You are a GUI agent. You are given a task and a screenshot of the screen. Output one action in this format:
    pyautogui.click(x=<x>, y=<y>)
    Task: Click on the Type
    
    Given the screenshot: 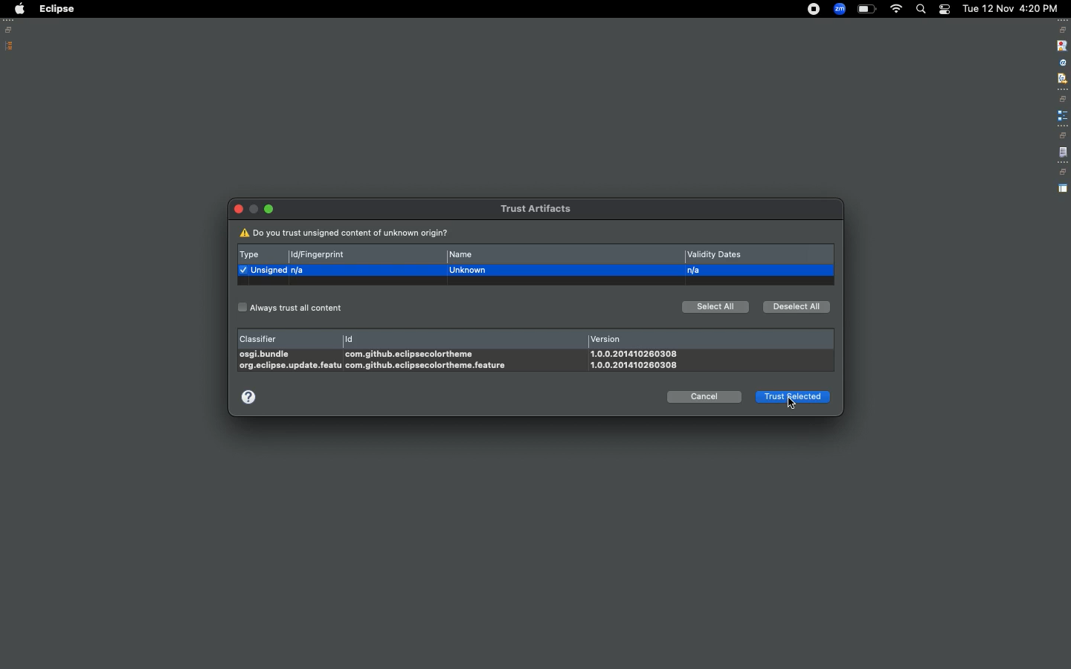 What is the action you would take?
    pyautogui.click(x=254, y=253)
    